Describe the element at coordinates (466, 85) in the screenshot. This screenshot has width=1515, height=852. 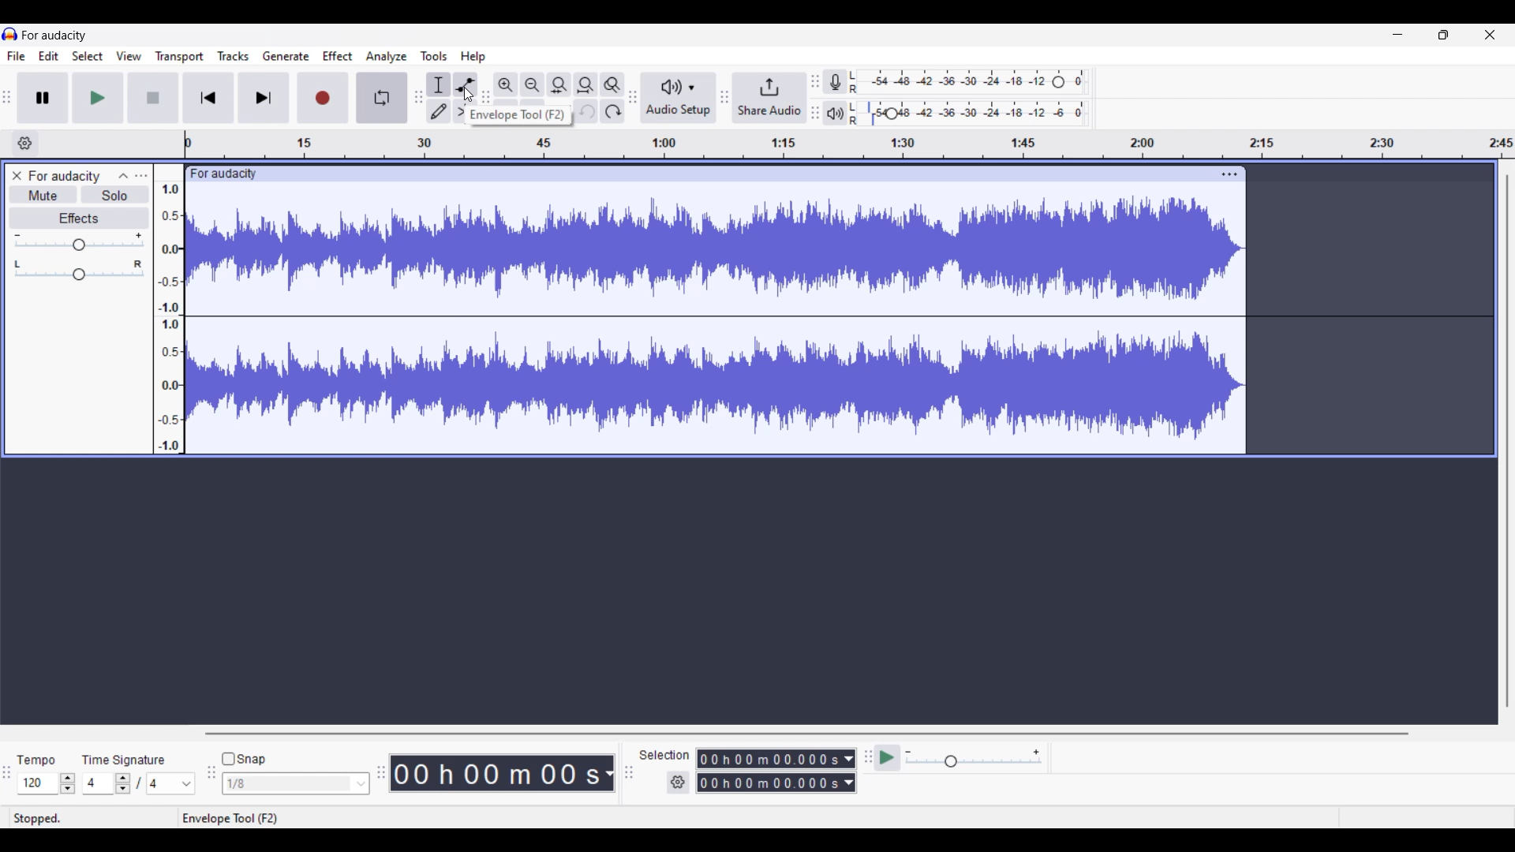
I see `Envelop tool` at that location.